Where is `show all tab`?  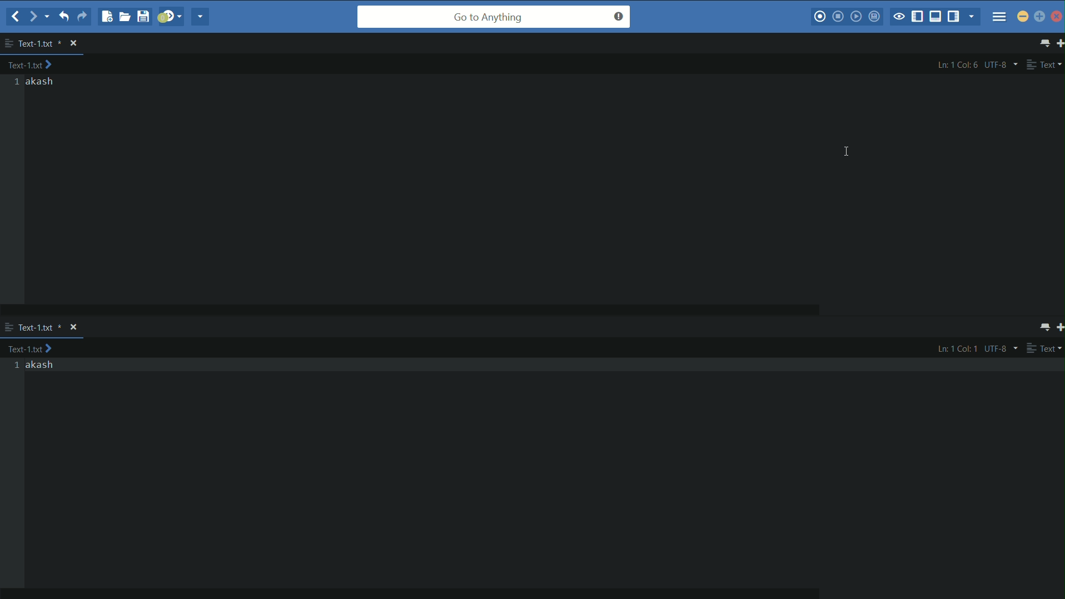
show all tab is located at coordinates (1043, 42).